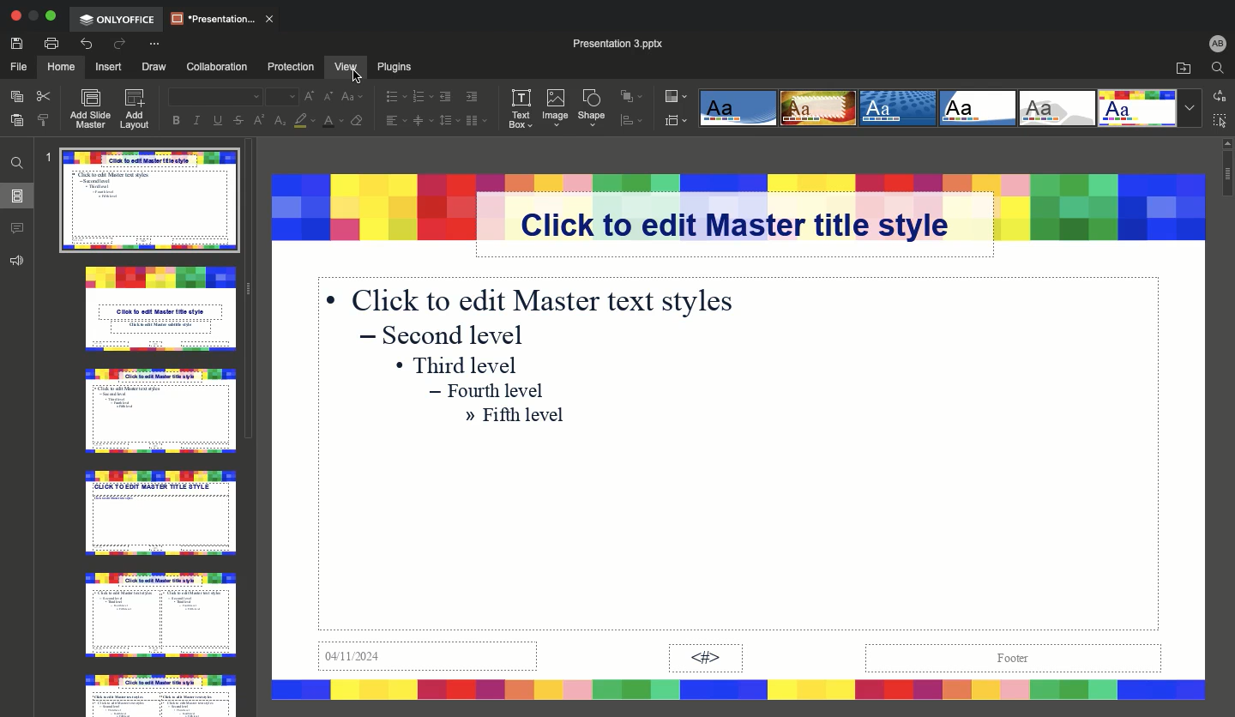 This screenshot has width=1235, height=717. Describe the element at coordinates (15, 17) in the screenshot. I see `Close` at that location.